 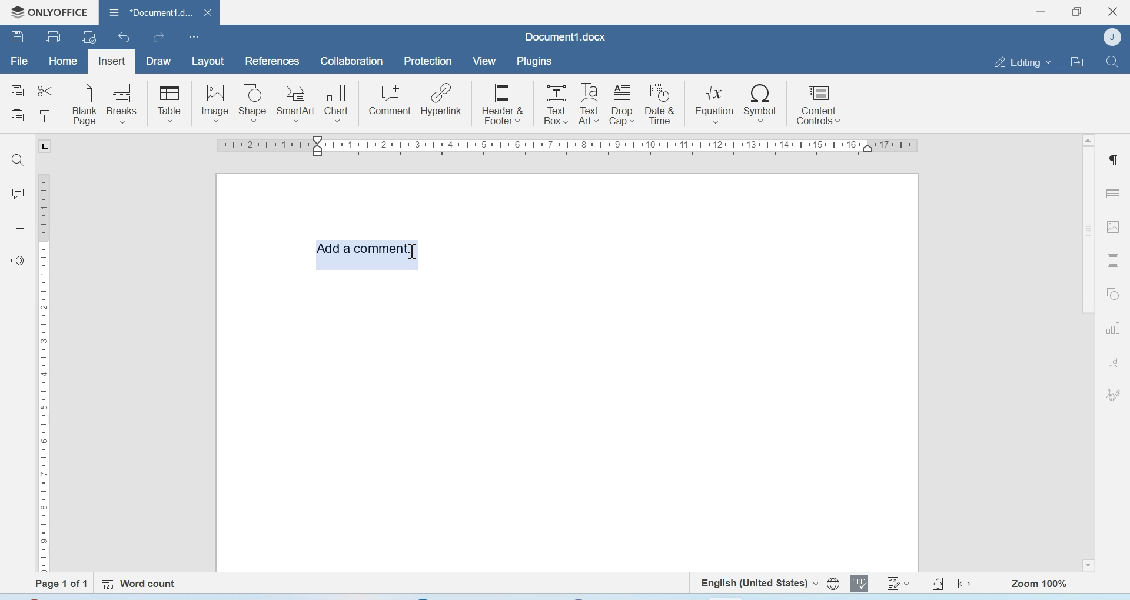 I want to click on Table, so click(x=169, y=104).